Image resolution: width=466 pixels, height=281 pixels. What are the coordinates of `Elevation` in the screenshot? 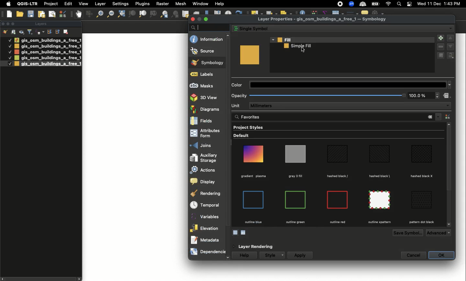 It's located at (206, 228).